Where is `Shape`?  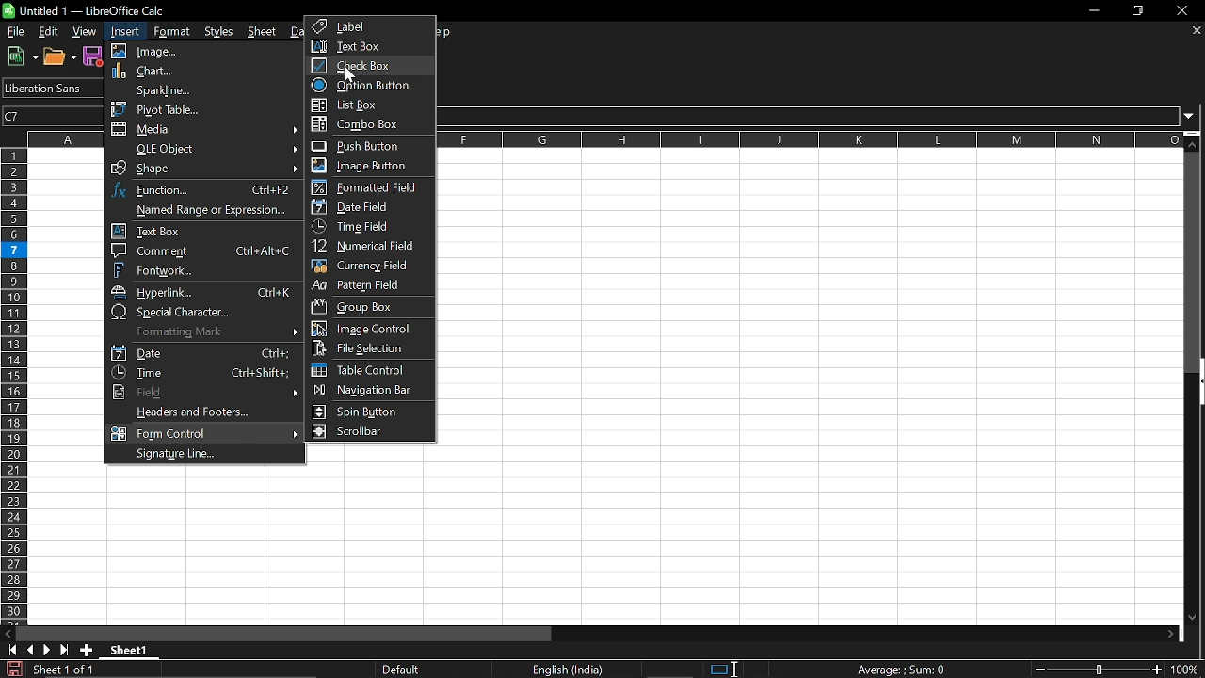 Shape is located at coordinates (205, 169).